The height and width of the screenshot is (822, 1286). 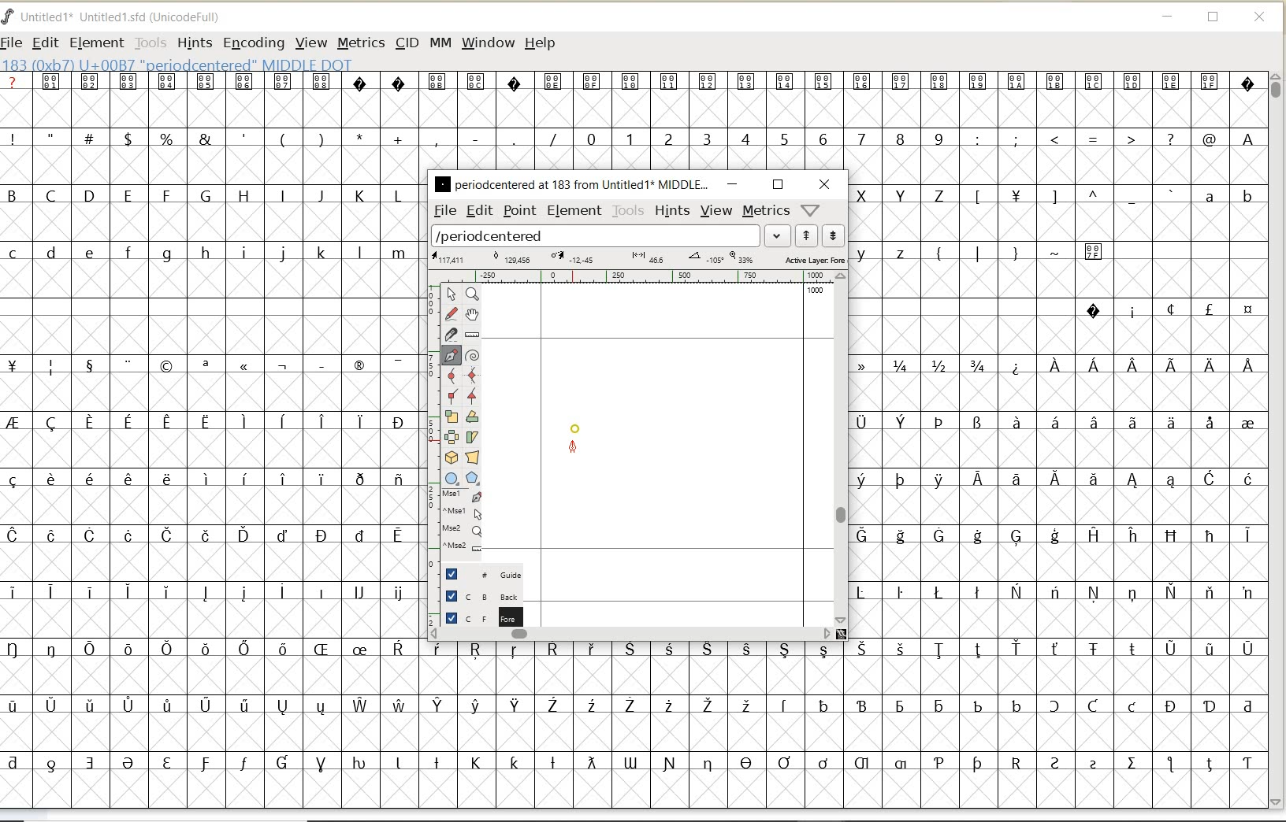 What do you see at coordinates (452, 437) in the screenshot?
I see `flip the selection` at bounding box center [452, 437].